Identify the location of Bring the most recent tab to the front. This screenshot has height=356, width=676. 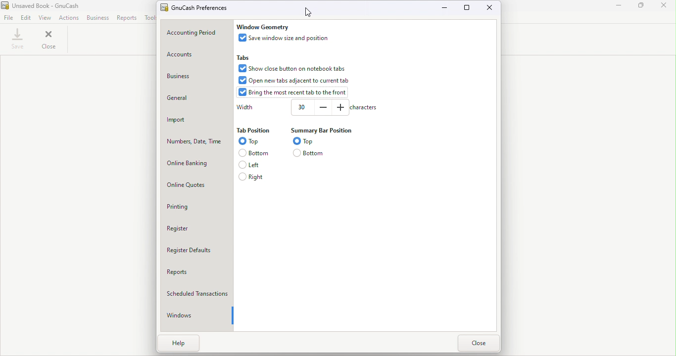
(294, 92).